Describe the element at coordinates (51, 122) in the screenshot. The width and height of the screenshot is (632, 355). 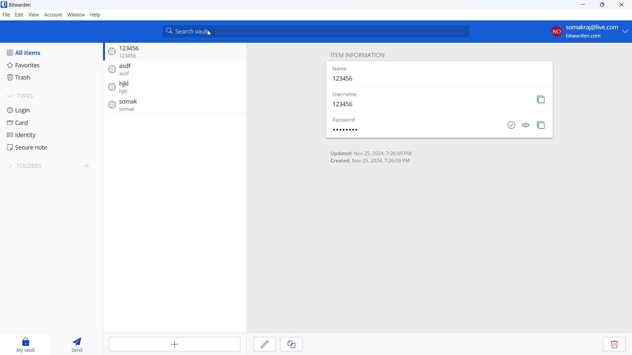
I see `card` at that location.